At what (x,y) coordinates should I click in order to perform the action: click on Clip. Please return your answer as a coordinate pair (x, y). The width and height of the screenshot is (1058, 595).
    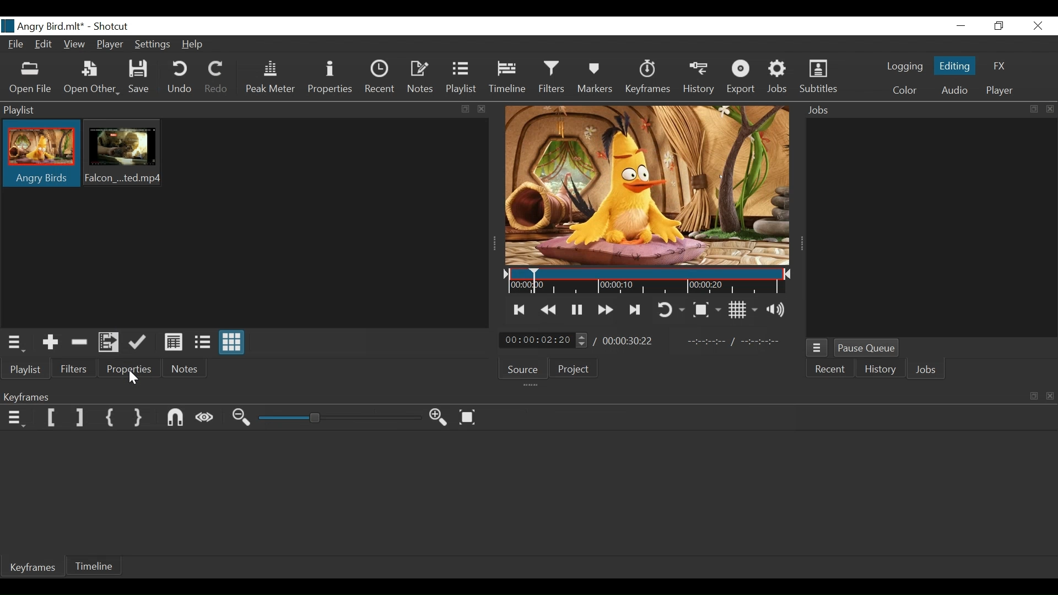
    Looking at the image, I should click on (41, 154).